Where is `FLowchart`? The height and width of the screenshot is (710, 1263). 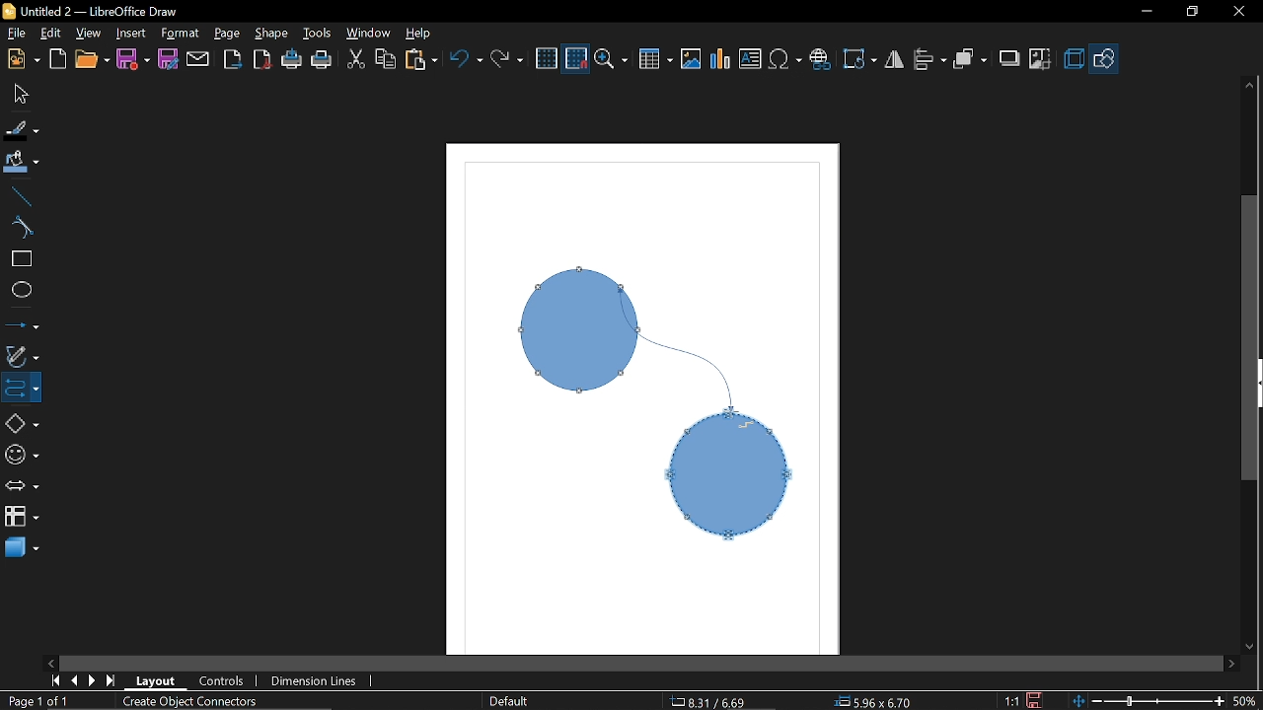
FLowchart is located at coordinates (22, 518).